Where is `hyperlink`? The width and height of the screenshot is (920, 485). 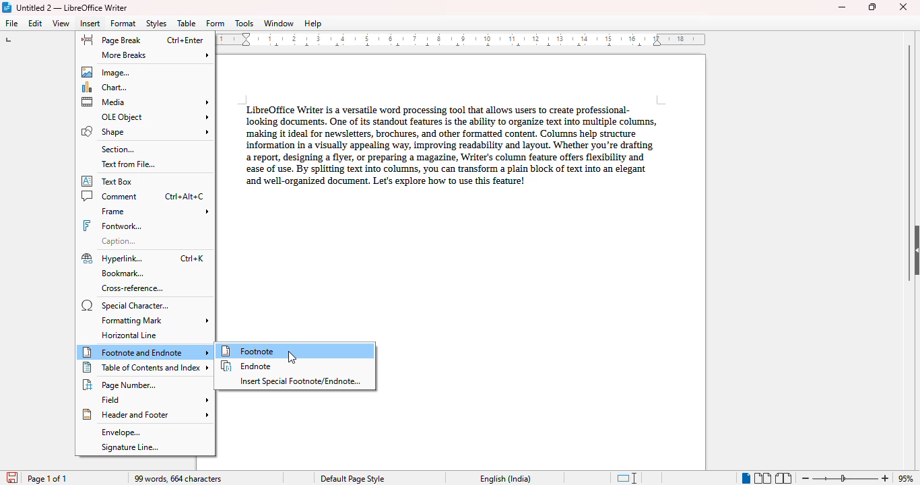
hyperlink is located at coordinates (143, 259).